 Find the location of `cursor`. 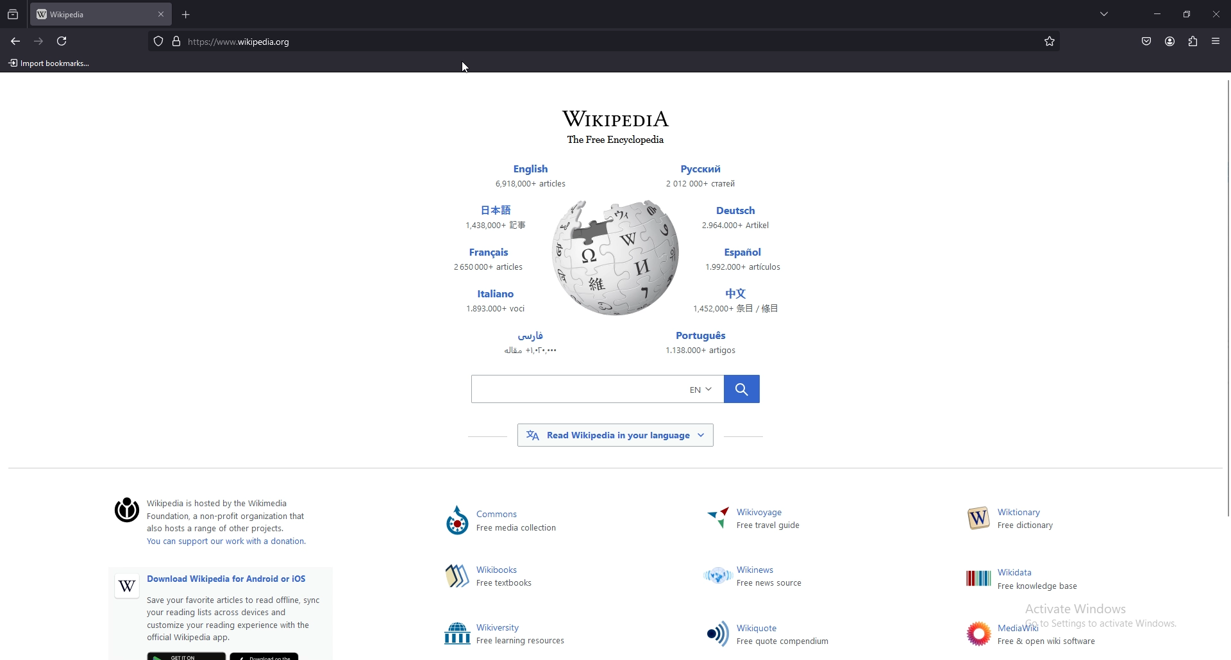

cursor is located at coordinates (466, 66).